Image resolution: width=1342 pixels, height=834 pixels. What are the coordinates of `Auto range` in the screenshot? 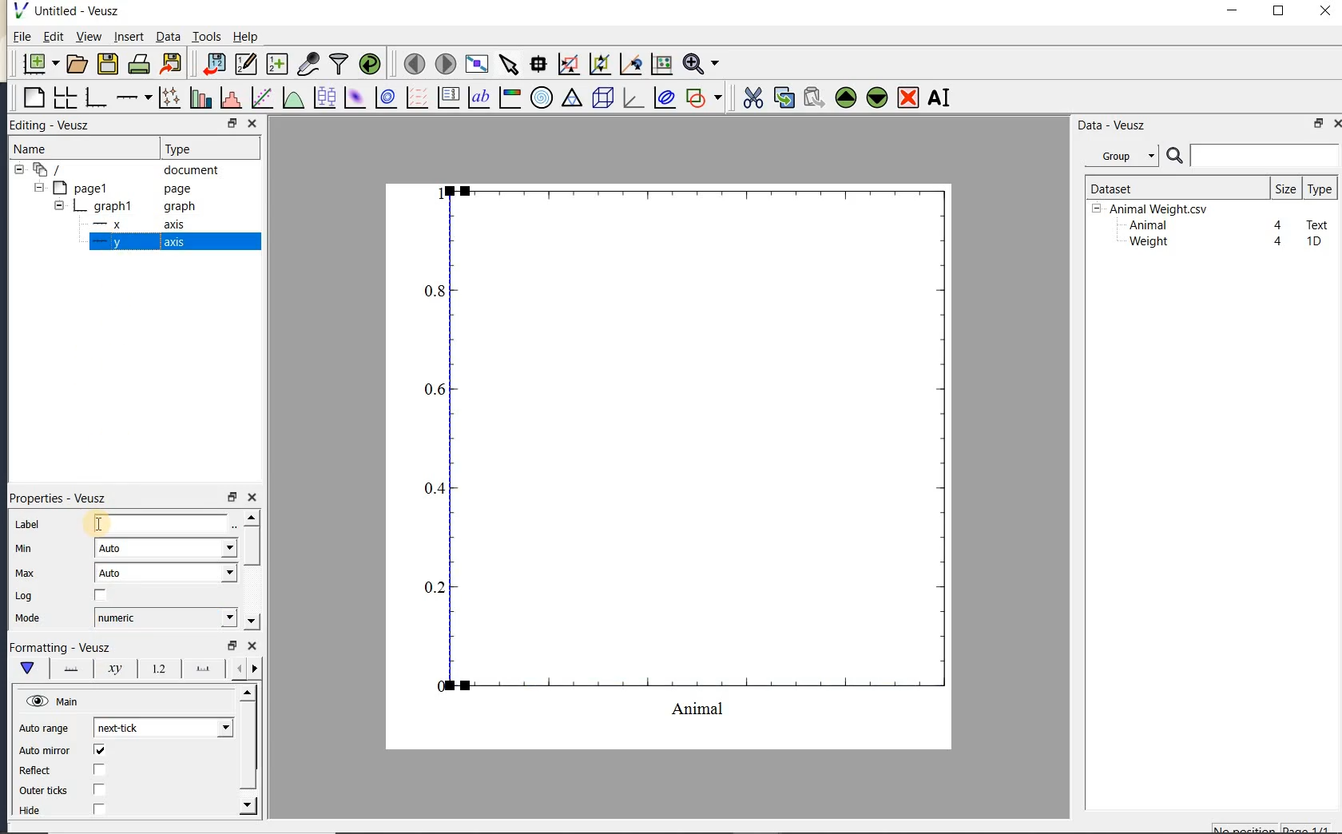 It's located at (44, 729).